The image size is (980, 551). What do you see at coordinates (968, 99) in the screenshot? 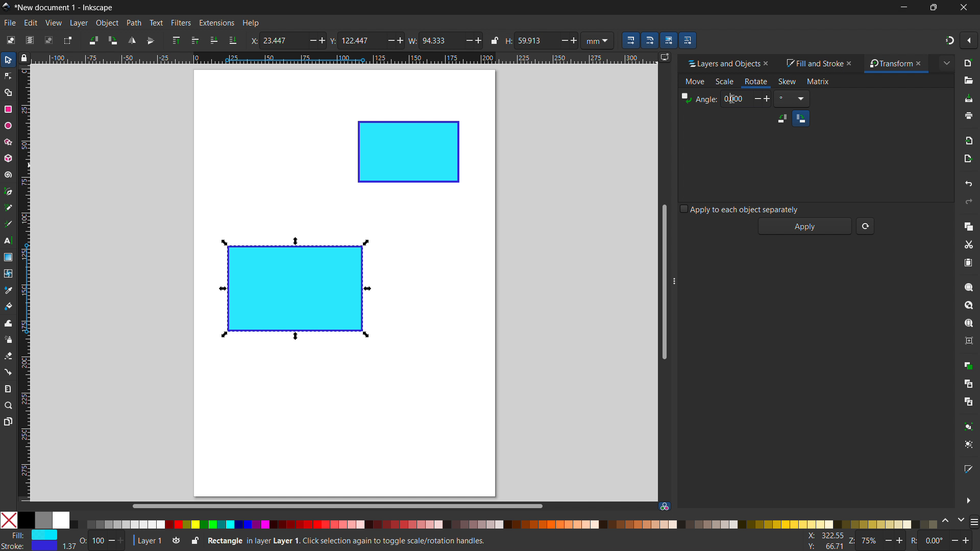
I see `save` at bounding box center [968, 99].